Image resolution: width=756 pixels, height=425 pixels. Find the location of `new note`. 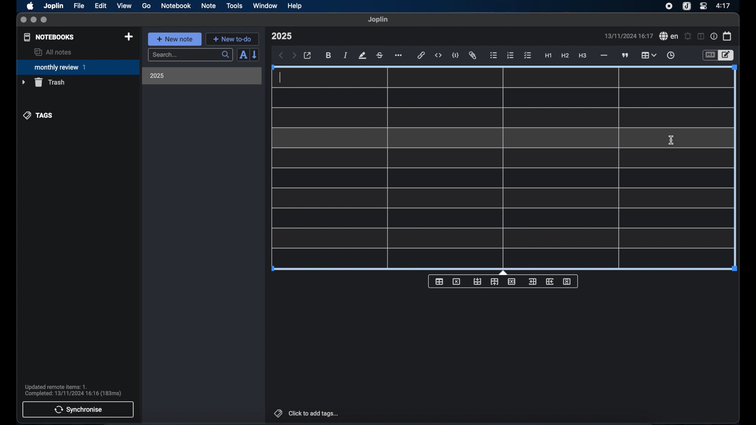

new note is located at coordinates (174, 39).